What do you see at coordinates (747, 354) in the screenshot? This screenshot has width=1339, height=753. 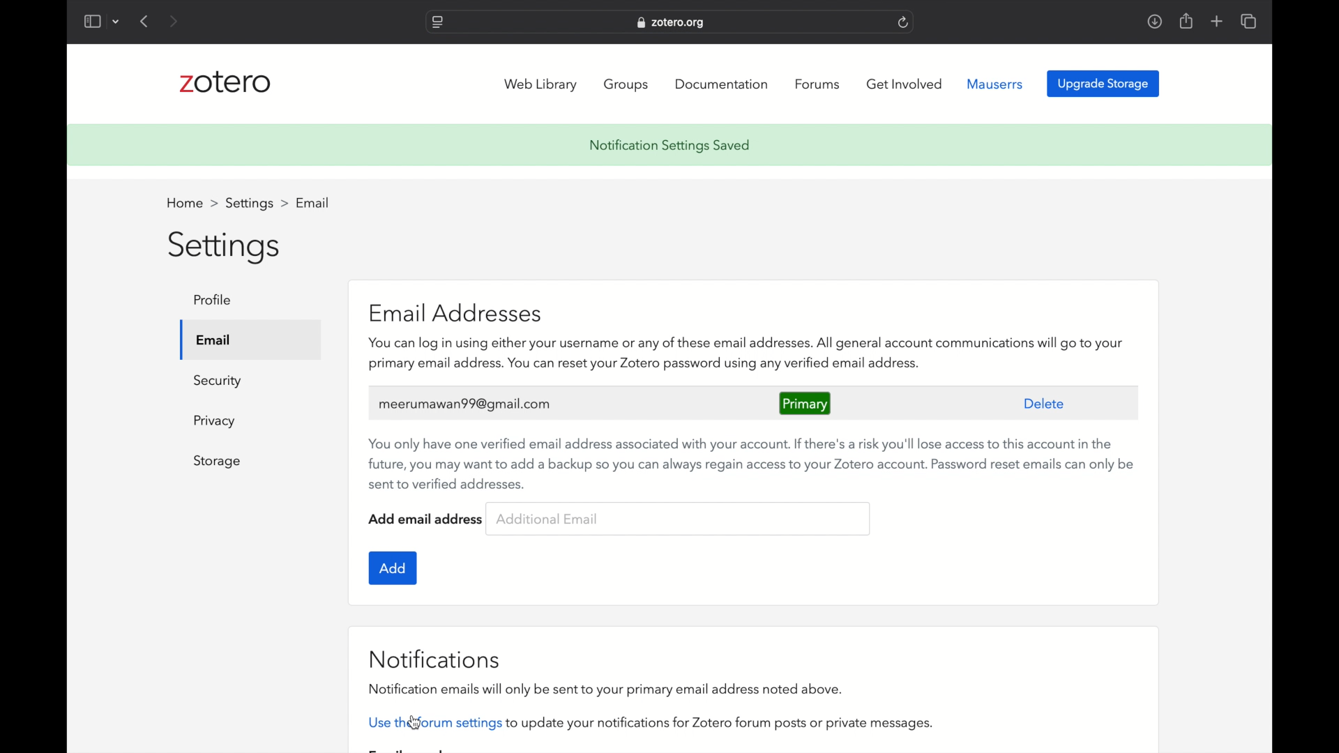 I see `You can log In using either your username or any of these email addresses. All general account communications will go to your
primary email address. You can reset your Zotero password using any verified email address.` at bounding box center [747, 354].